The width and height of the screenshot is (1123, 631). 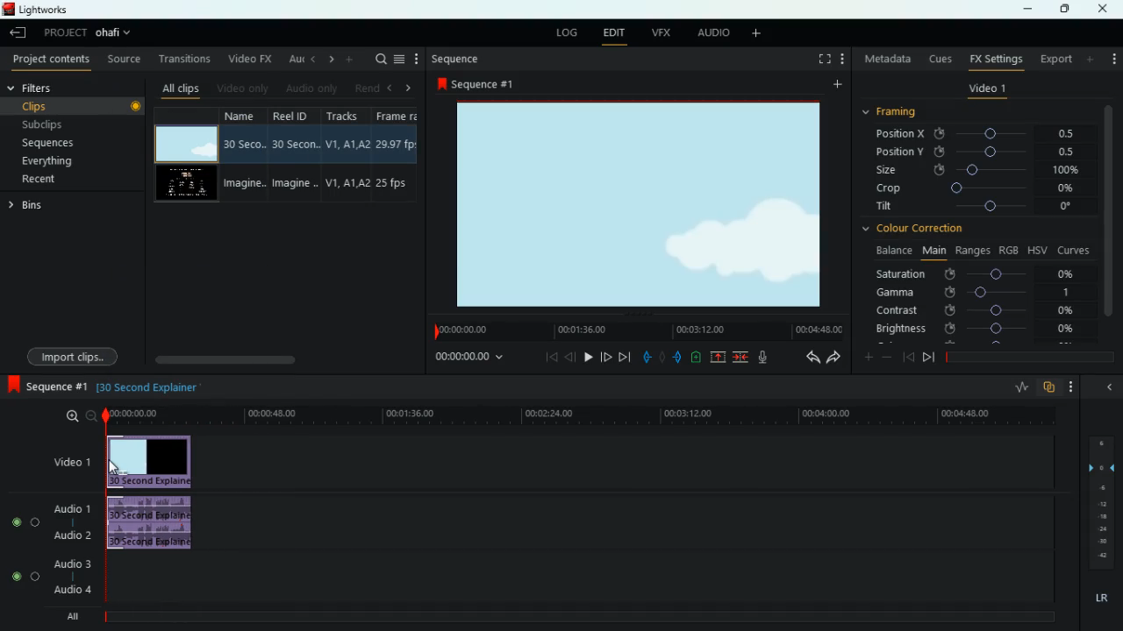 I want to click on maximize, so click(x=1063, y=9).